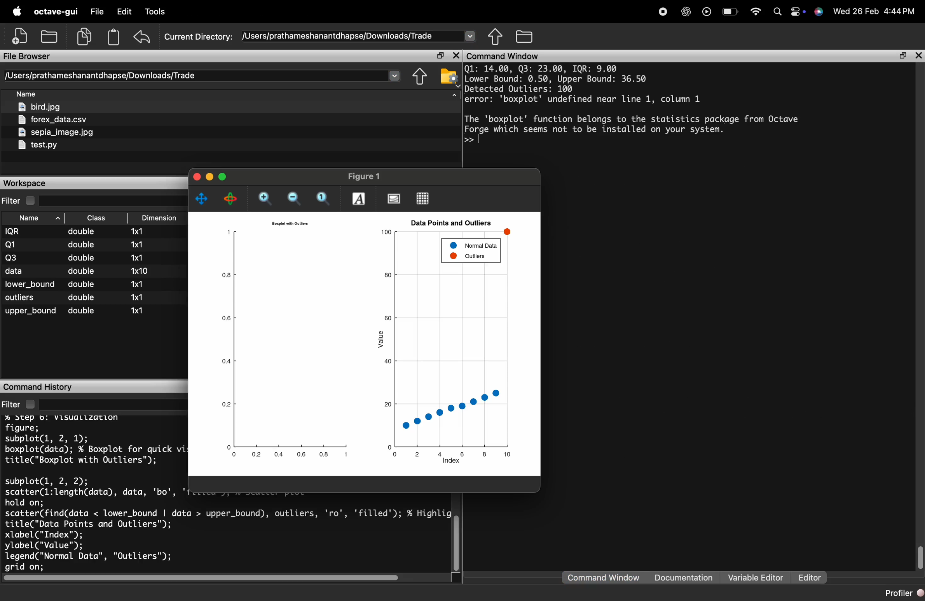  What do you see at coordinates (78, 257) in the screenshot?
I see `Q3 double 1x1` at bounding box center [78, 257].